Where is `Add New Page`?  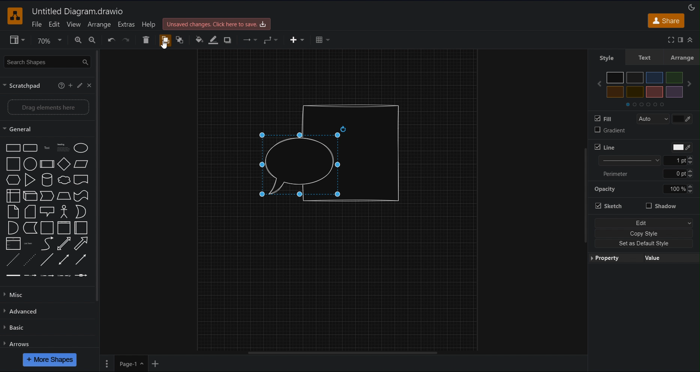 Add New Page is located at coordinates (156, 364).